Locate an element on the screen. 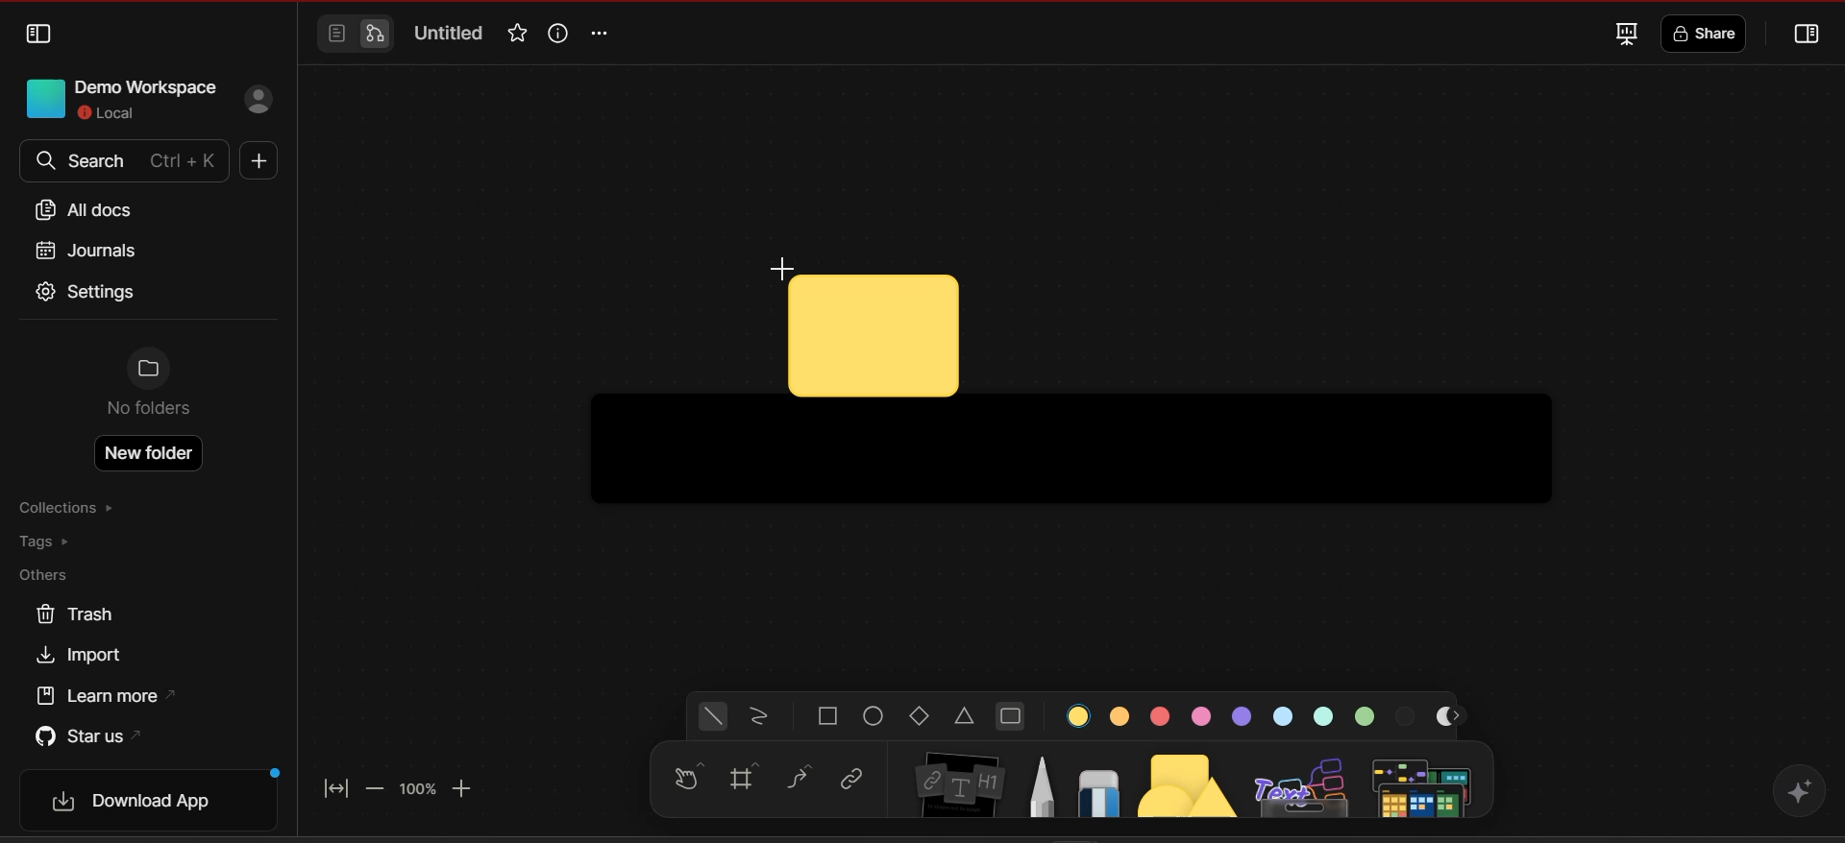 The image size is (1845, 843). color 9 is located at coordinates (1408, 714).